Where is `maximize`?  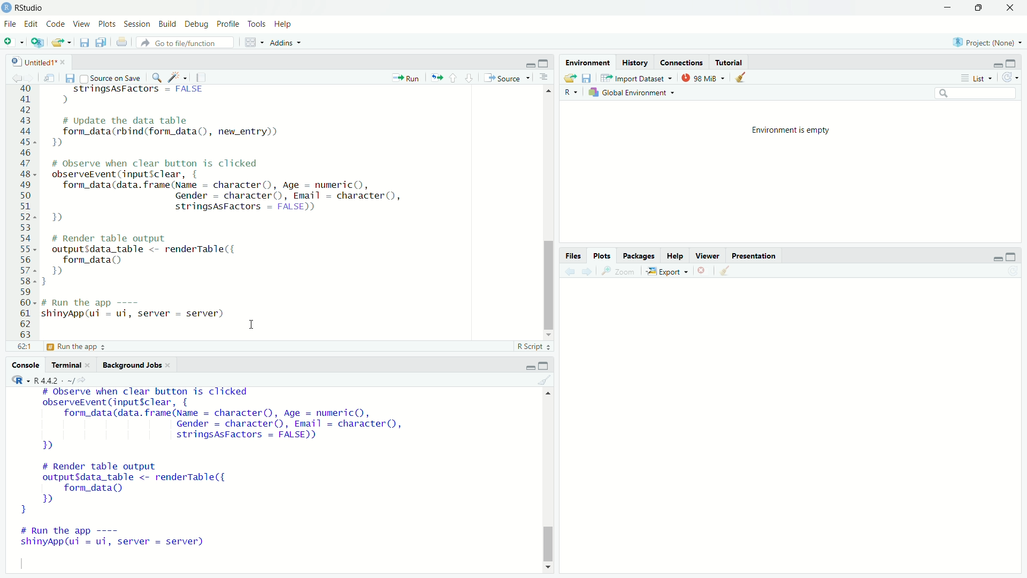
maximize is located at coordinates (1016, 256).